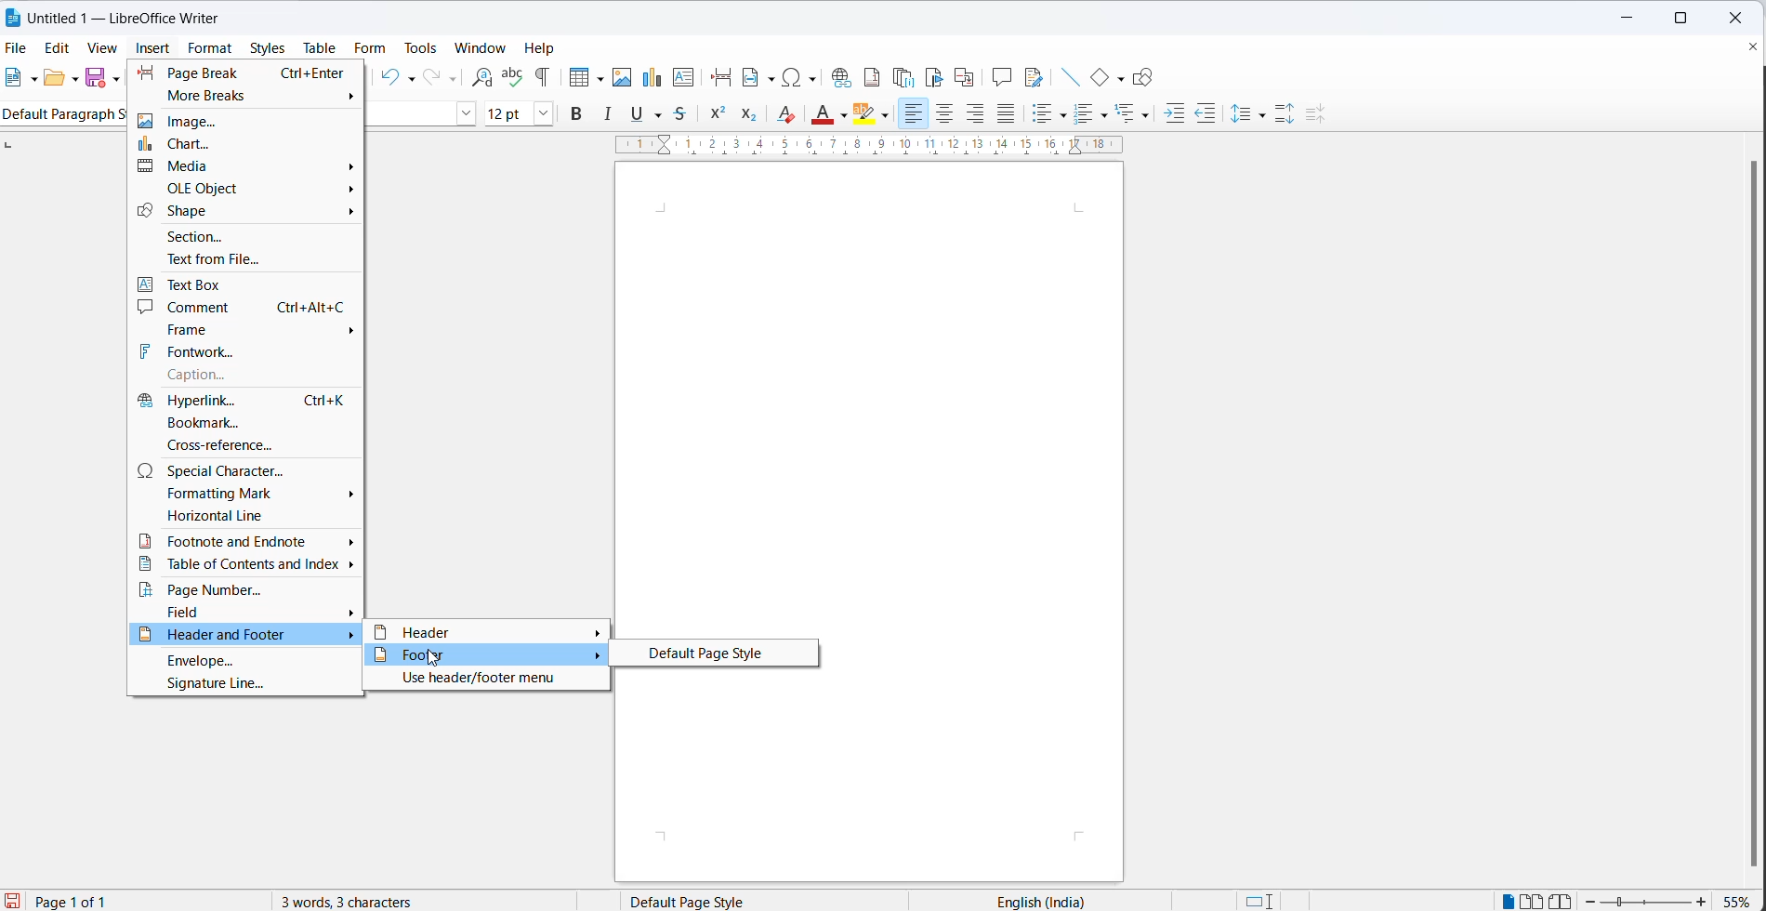 This screenshot has width=1766, height=911. Describe the element at coordinates (250, 588) in the screenshot. I see `page number` at that location.